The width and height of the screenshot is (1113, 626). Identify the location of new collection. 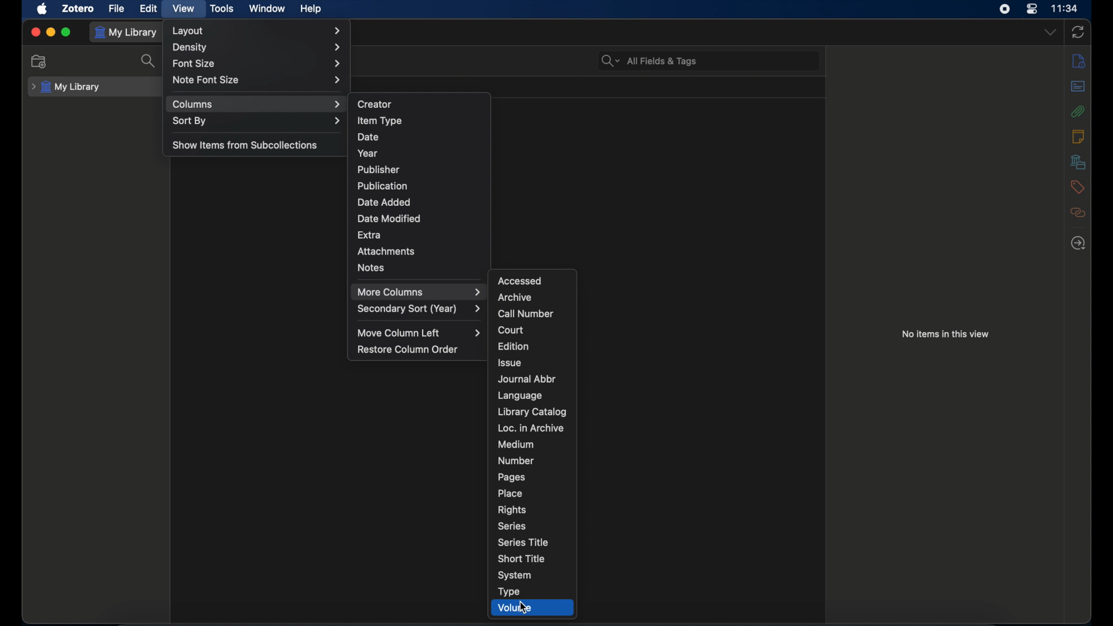
(39, 62).